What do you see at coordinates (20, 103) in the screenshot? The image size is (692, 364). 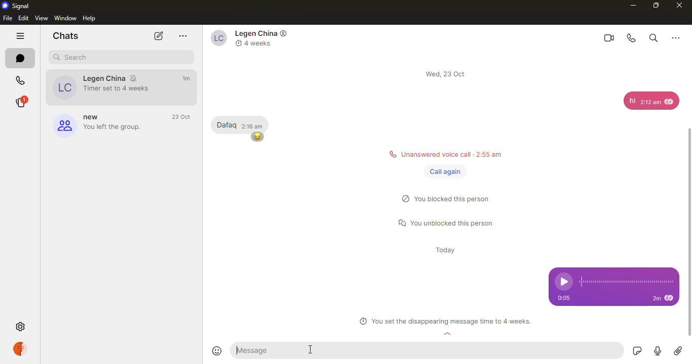 I see `stories` at bounding box center [20, 103].